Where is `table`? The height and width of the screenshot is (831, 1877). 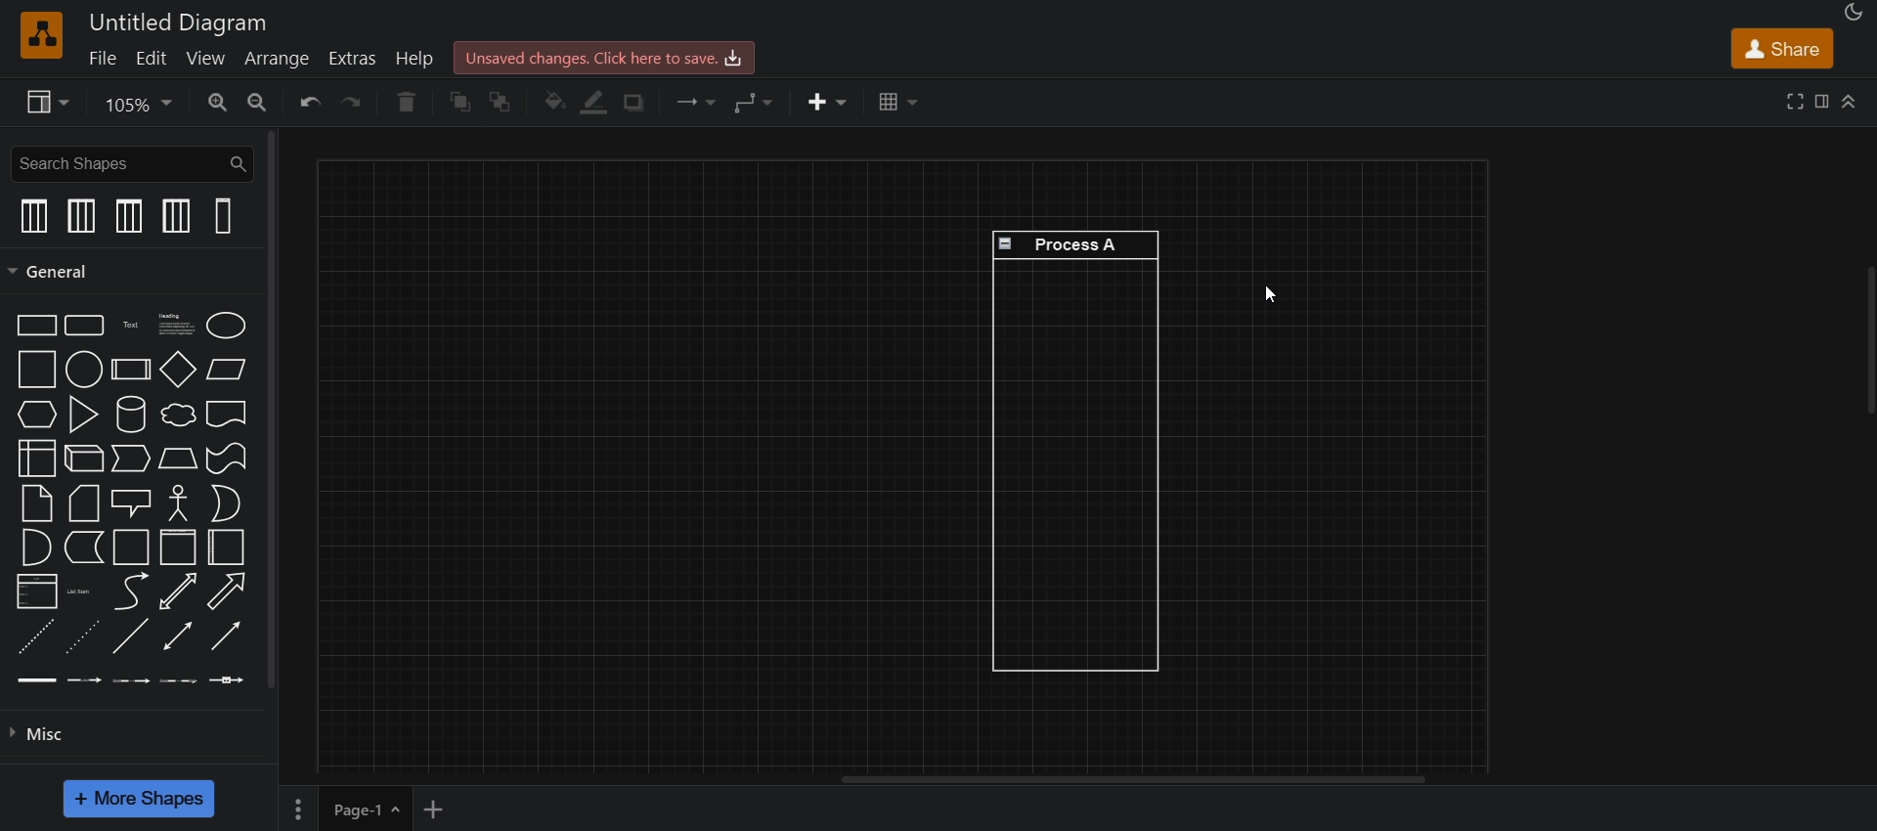
table is located at coordinates (895, 101).